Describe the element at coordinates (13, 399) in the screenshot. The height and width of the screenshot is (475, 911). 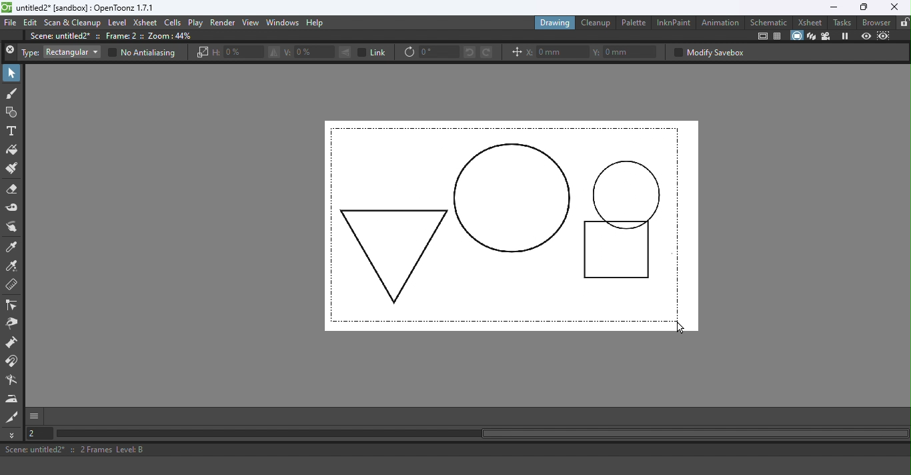
I see `Iron tool` at that location.